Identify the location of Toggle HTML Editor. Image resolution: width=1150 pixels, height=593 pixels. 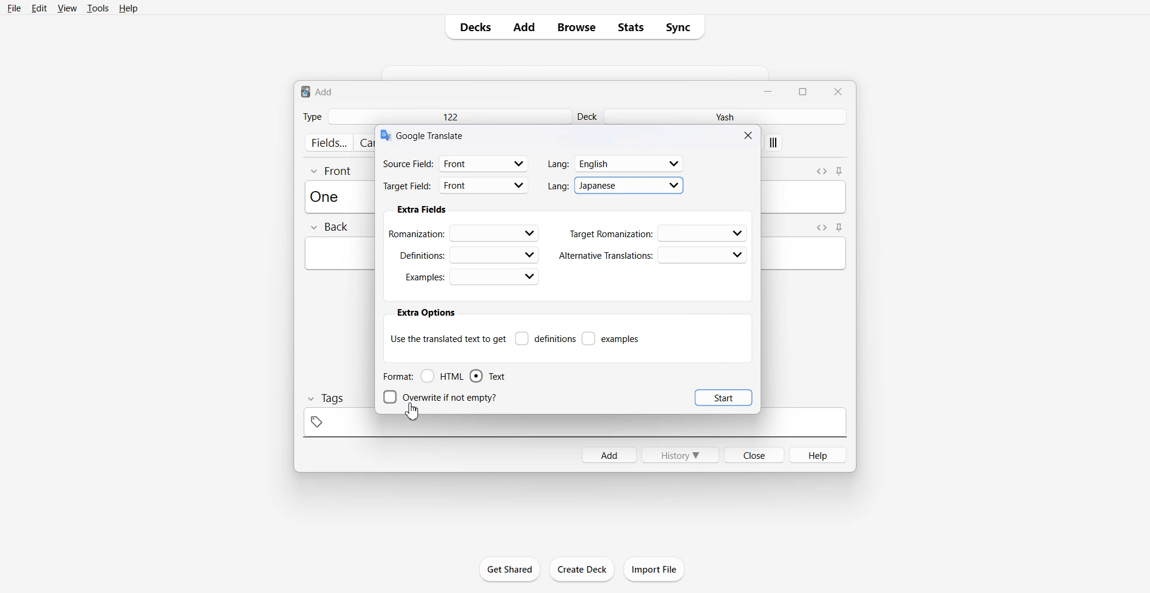
(821, 170).